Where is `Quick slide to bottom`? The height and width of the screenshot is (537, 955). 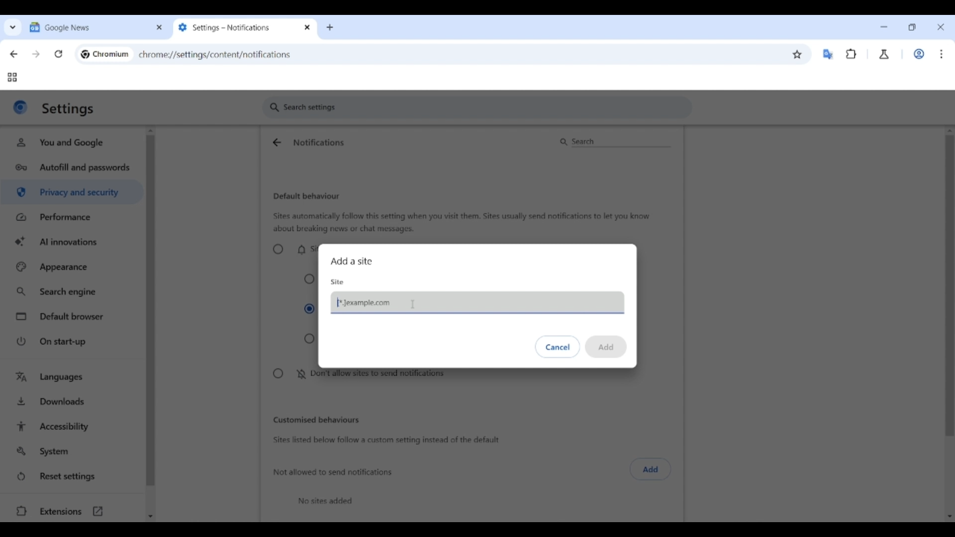
Quick slide to bottom is located at coordinates (150, 517).